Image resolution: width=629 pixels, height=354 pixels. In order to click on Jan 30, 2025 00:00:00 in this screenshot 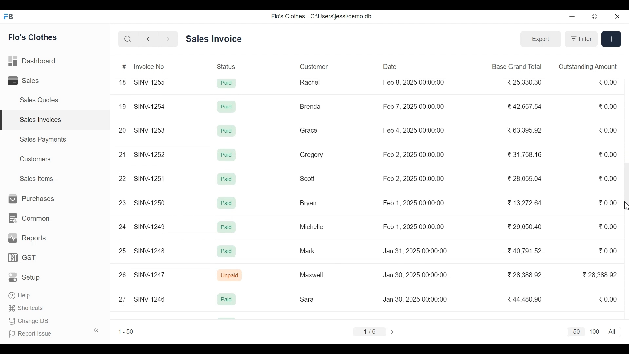, I will do `click(417, 275)`.